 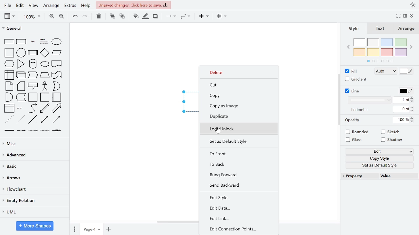 I want to click on basic, so click(x=34, y=167).